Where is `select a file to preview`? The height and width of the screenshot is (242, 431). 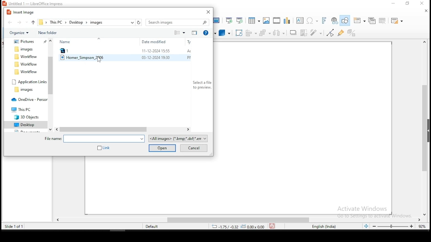
select a file to preview is located at coordinates (201, 85).